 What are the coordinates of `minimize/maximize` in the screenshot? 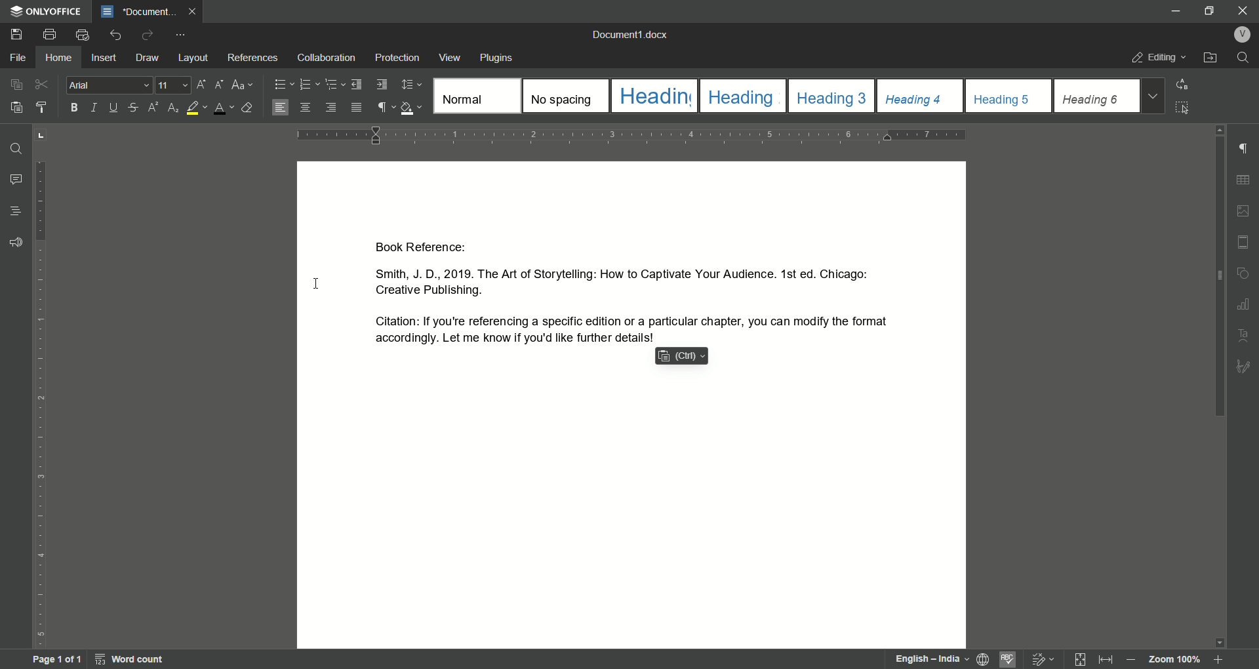 It's located at (1207, 12).